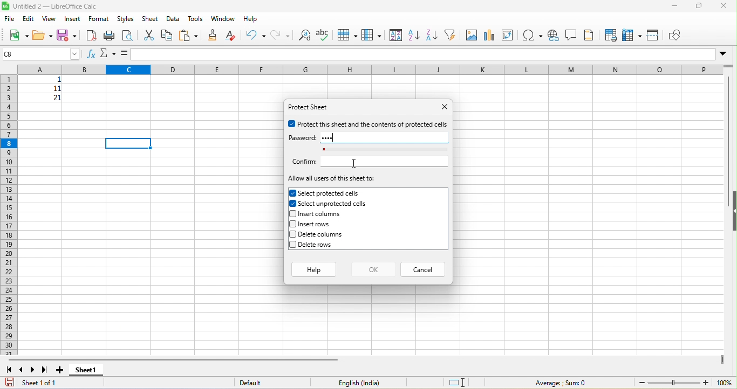 The image size is (737, 389). Describe the element at coordinates (10, 214) in the screenshot. I see `row numbers` at that location.